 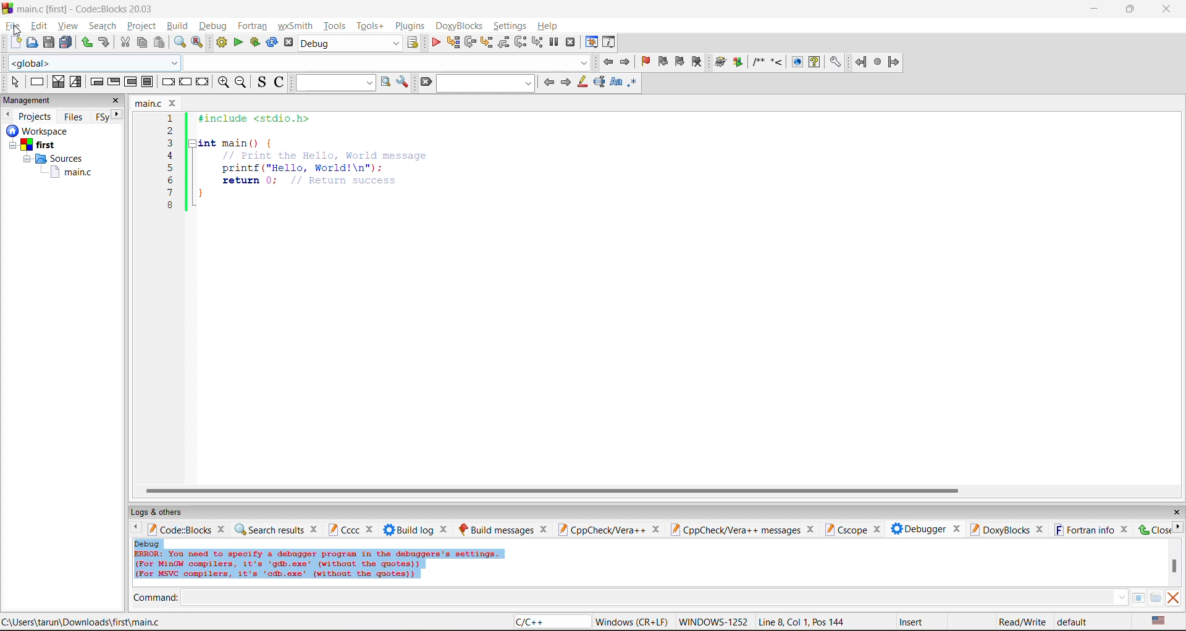 I want to click on Fsy, so click(x=101, y=117).